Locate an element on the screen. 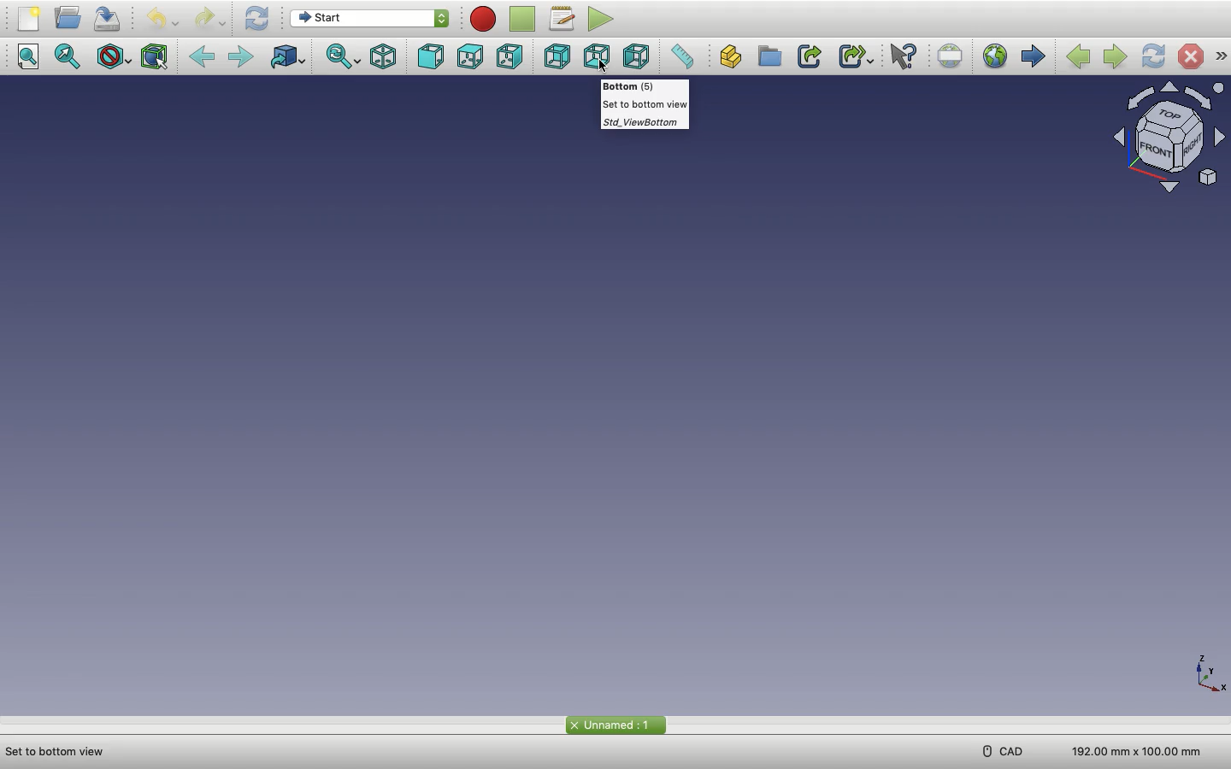  Go to linked object is located at coordinates (291, 59).